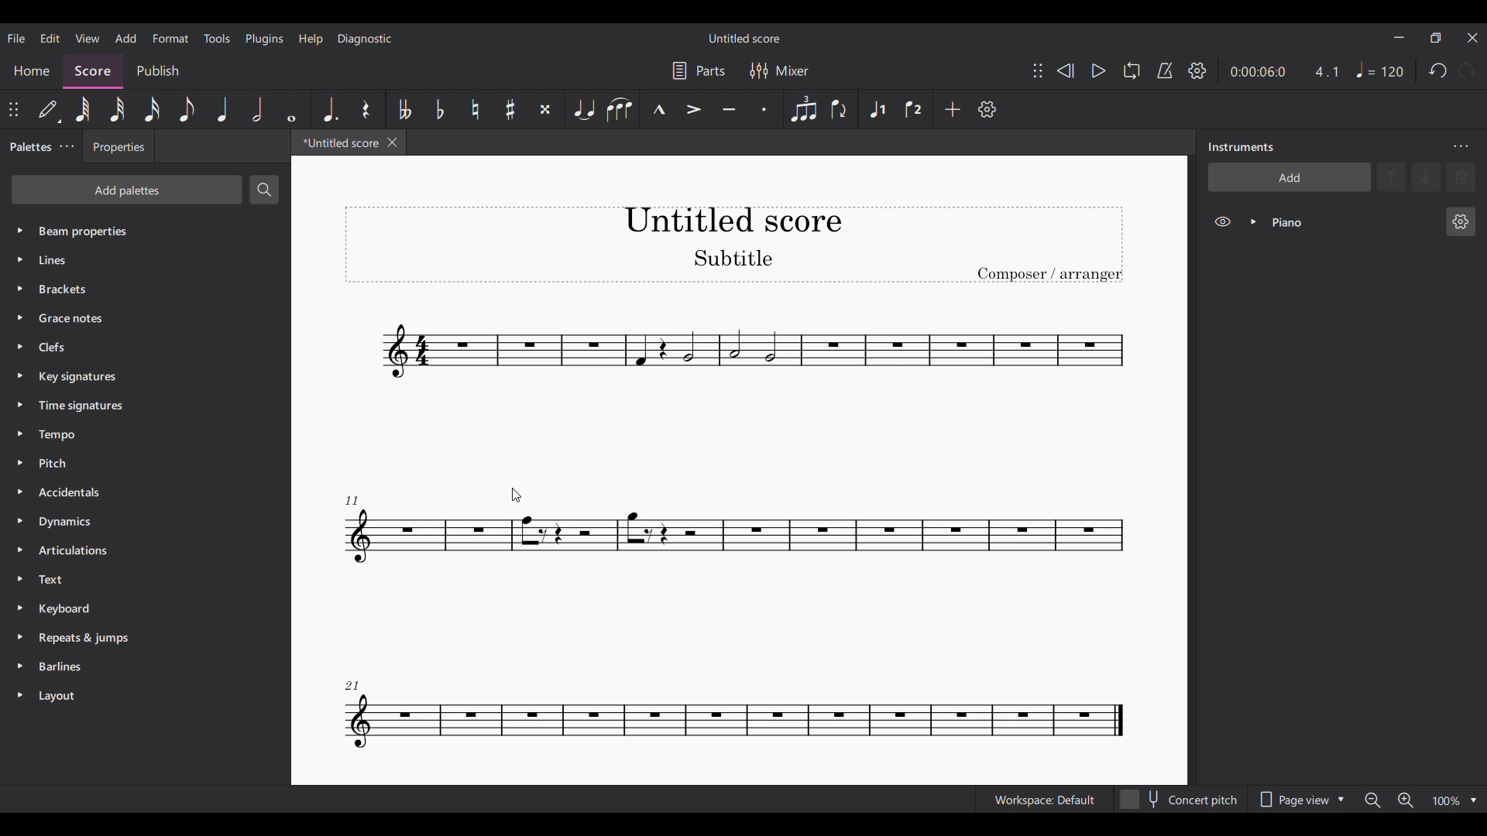 This screenshot has height=836, width=1487. Describe the element at coordinates (129, 493) in the screenshot. I see `Accidentals` at that location.